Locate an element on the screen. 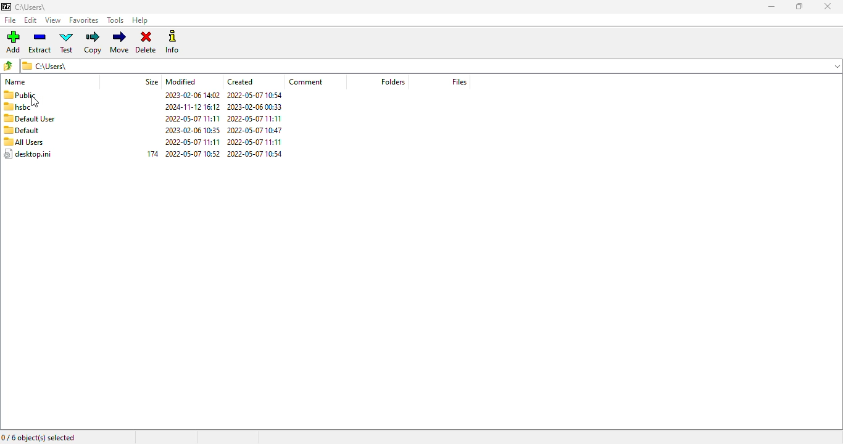  tools is located at coordinates (116, 20).